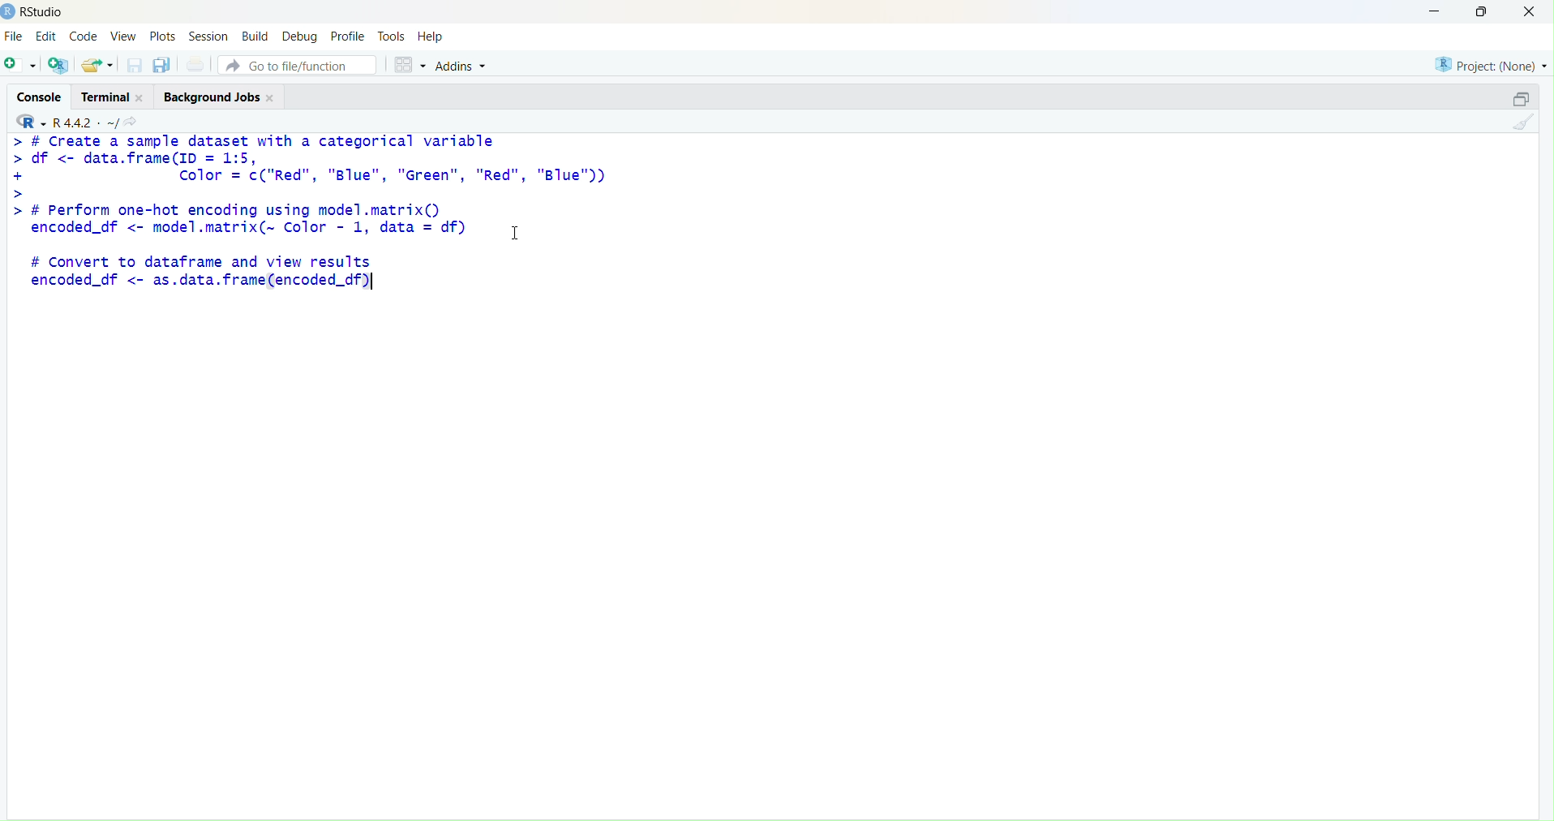 This screenshot has height=821, width=1554. What do you see at coordinates (98, 65) in the screenshot?
I see `share folder as` at bounding box center [98, 65].